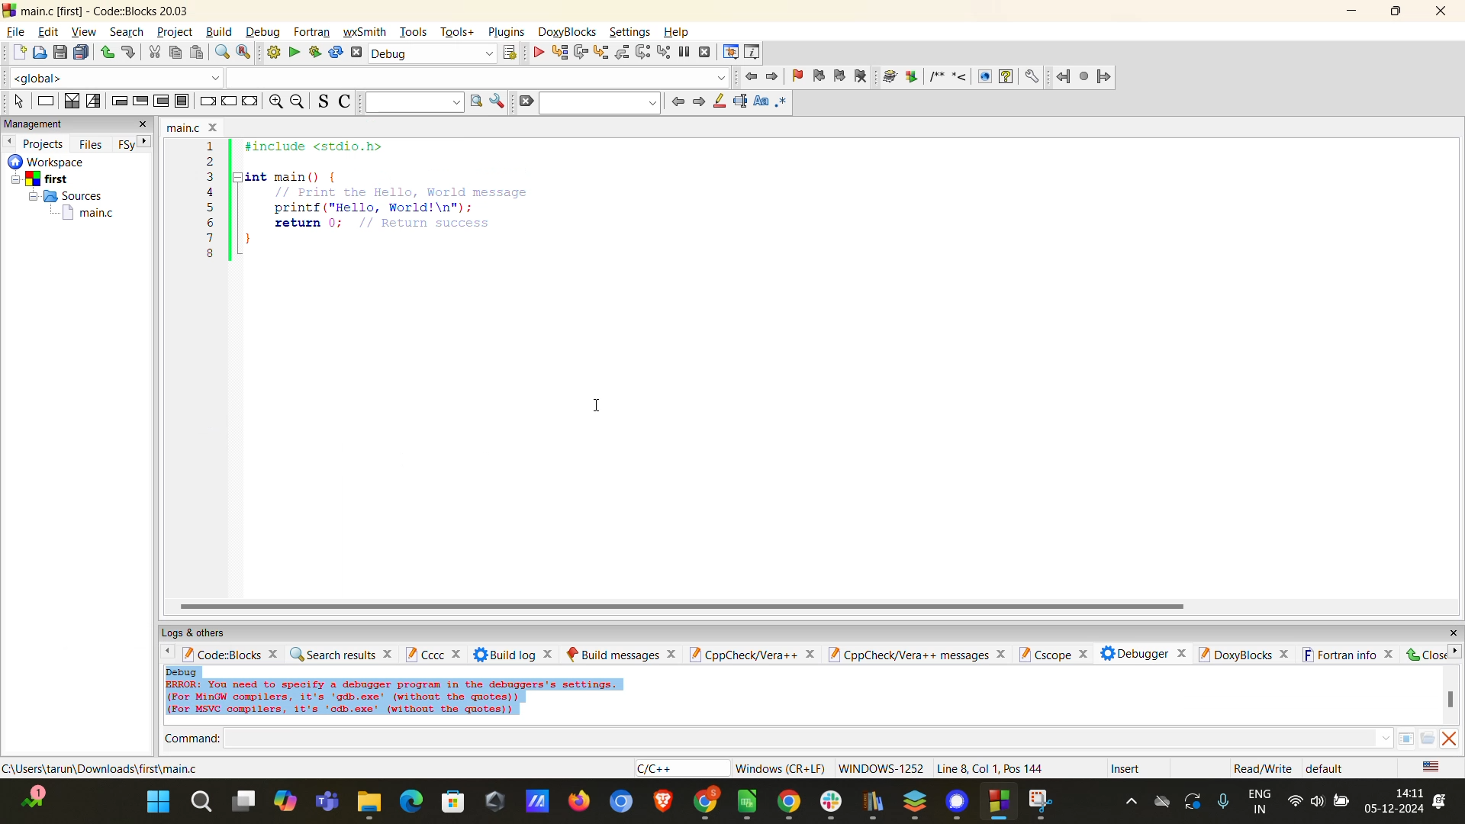 The height and width of the screenshot is (824, 1465). Describe the element at coordinates (841, 77) in the screenshot. I see `next bookmark` at that location.